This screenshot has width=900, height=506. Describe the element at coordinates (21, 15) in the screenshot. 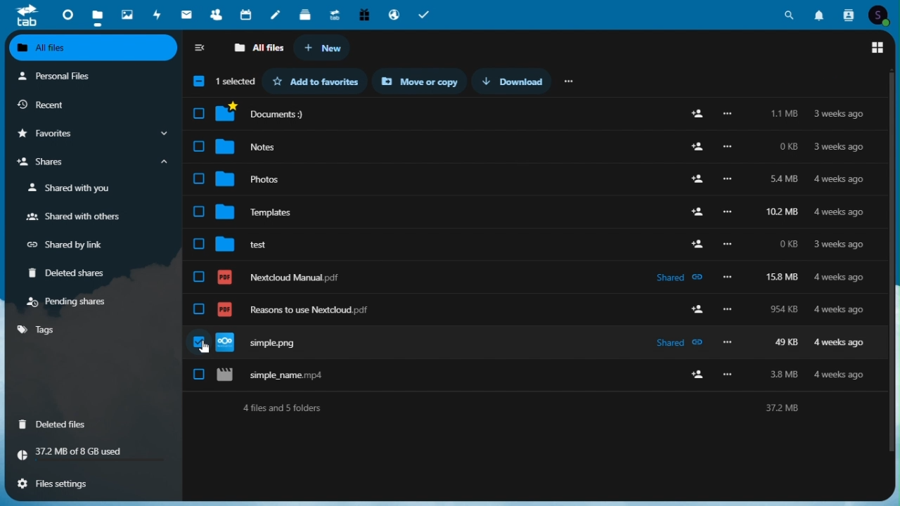

I see `tab` at that location.